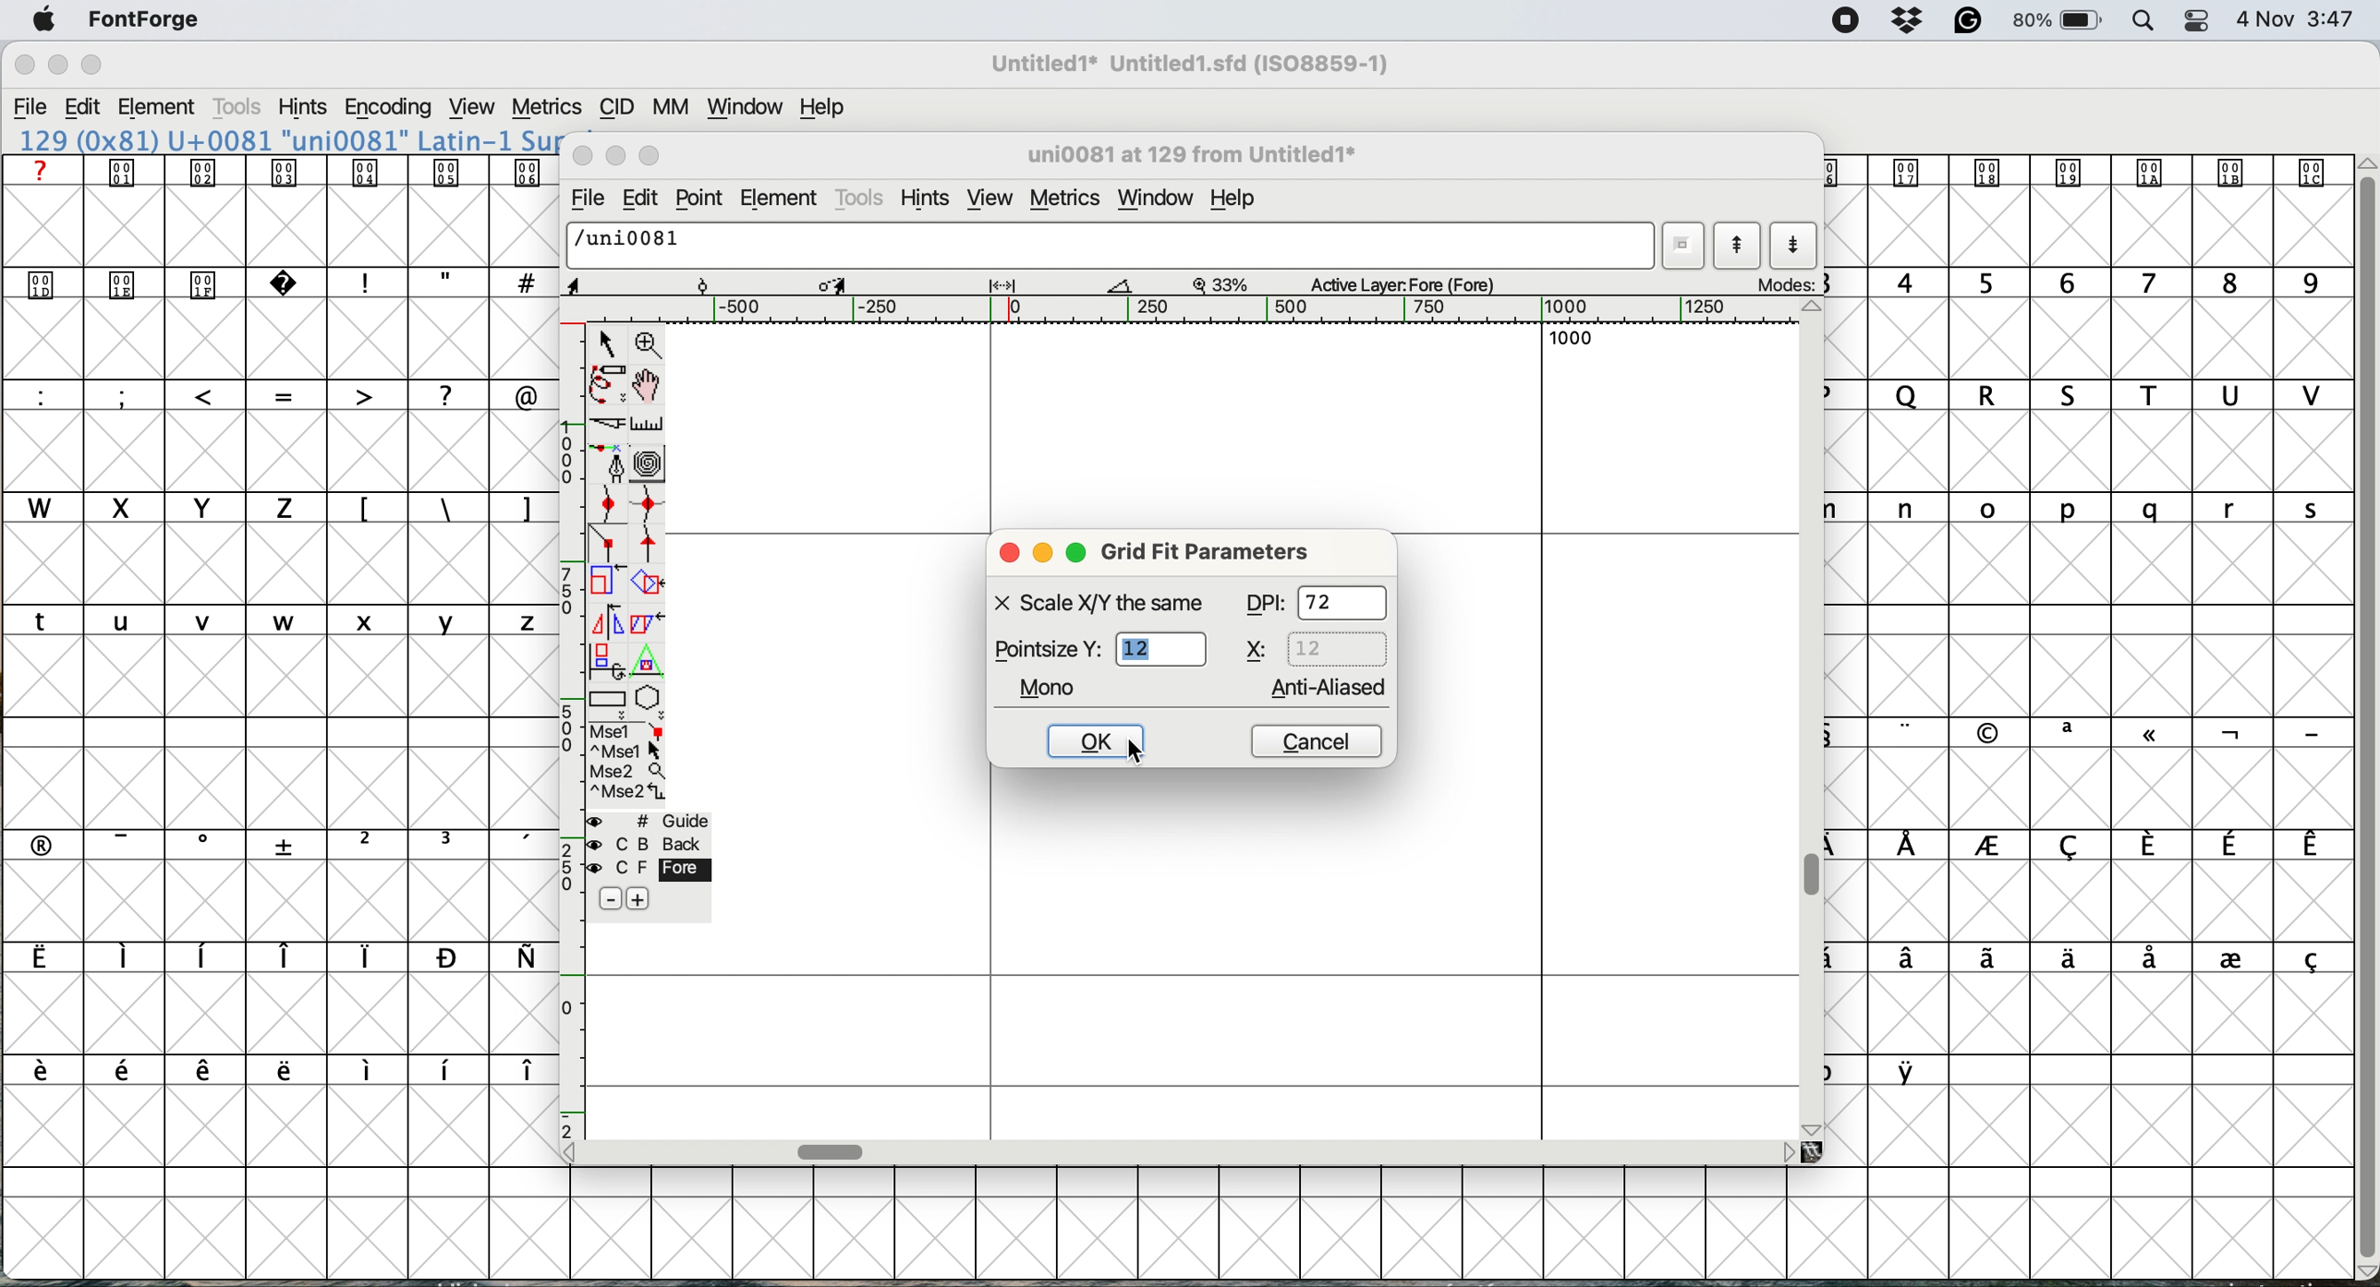  Describe the element at coordinates (1089, 740) in the screenshot. I see `k` at that location.